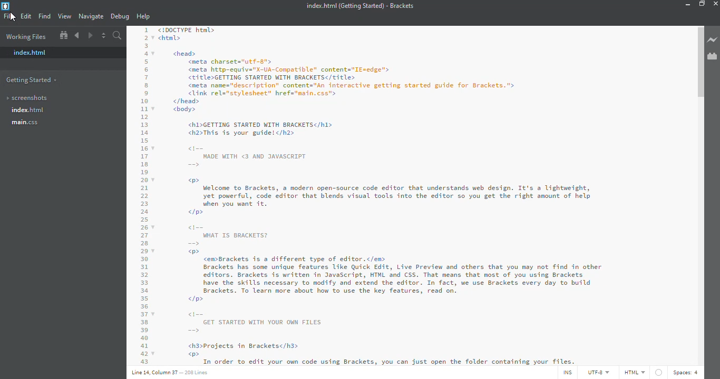 The width and height of the screenshot is (720, 379). Describe the element at coordinates (77, 35) in the screenshot. I see `go back` at that location.